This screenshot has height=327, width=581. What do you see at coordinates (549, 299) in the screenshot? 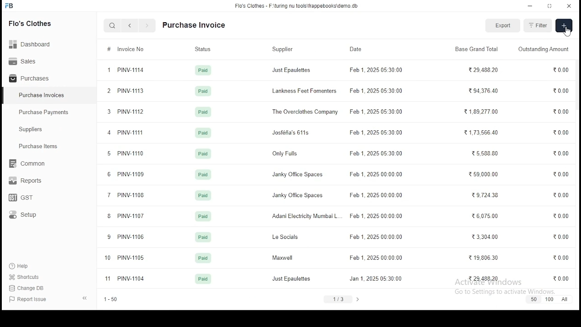
I see `100` at bounding box center [549, 299].